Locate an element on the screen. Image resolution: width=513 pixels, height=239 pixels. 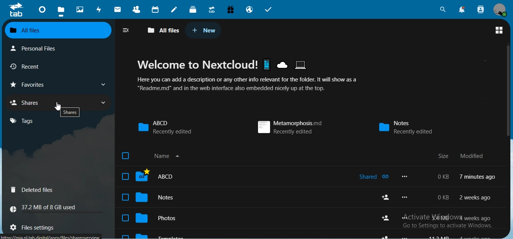
check box is located at coordinates (126, 236).